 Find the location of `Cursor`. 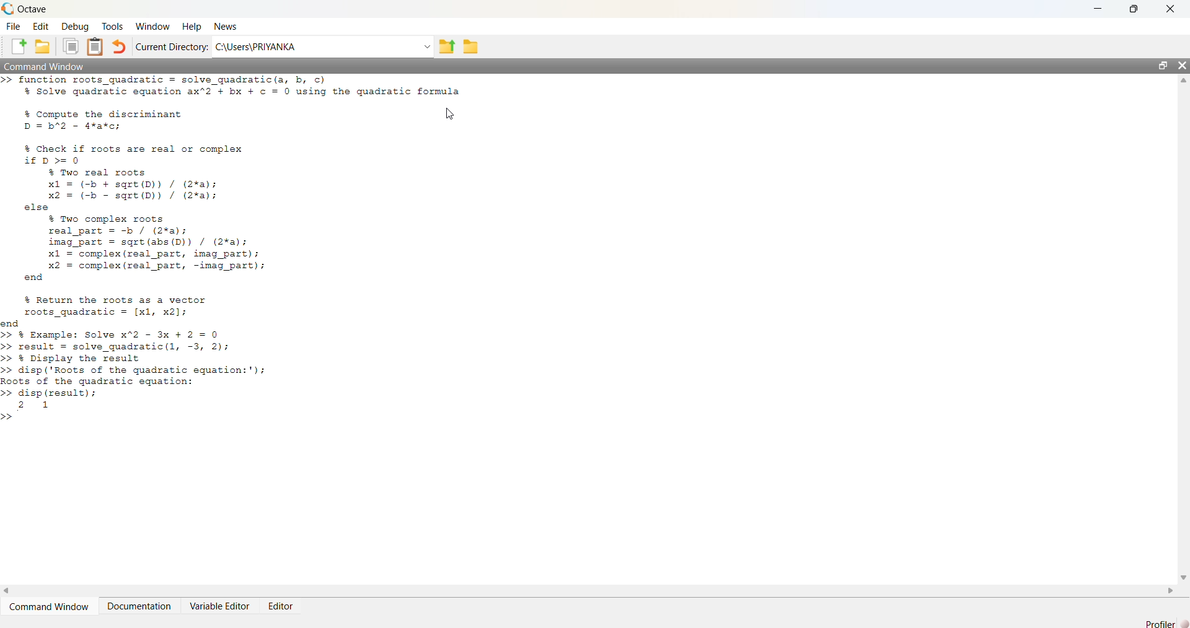

Cursor is located at coordinates (451, 114).